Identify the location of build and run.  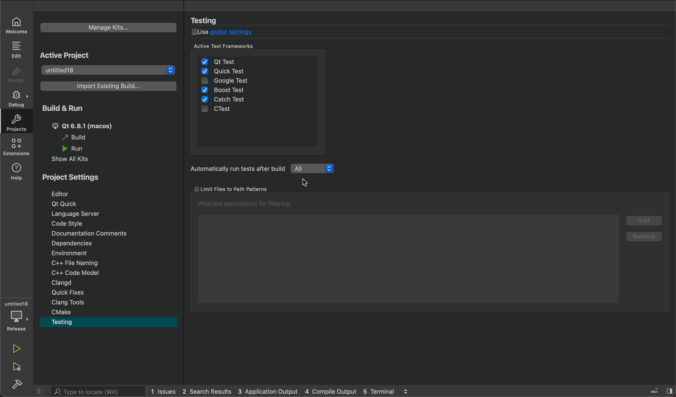
(69, 108).